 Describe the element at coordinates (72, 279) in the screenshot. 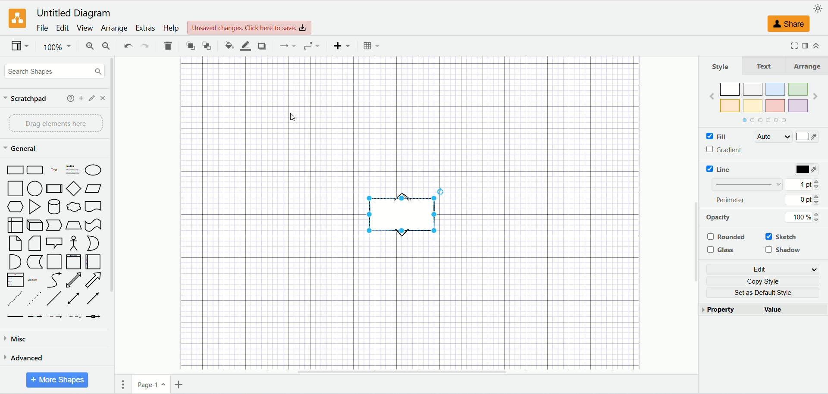

I see `Bidirectional arrow` at that location.